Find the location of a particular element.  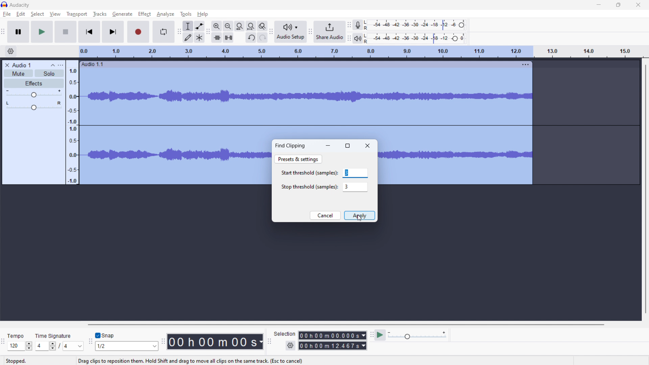

track selected is located at coordinates (305, 104).